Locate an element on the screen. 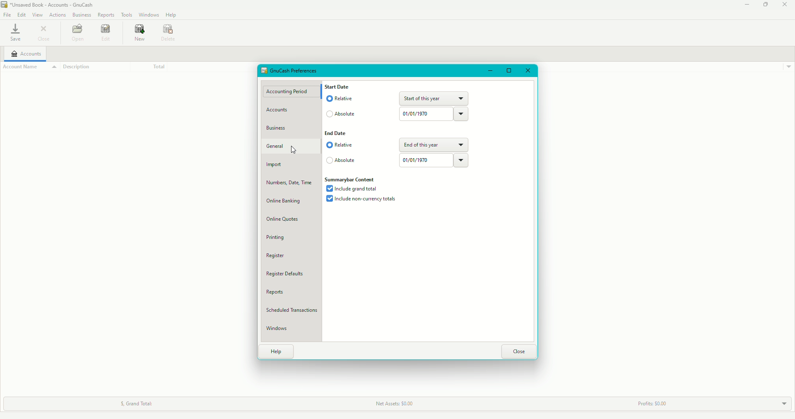  Online Quotes is located at coordinates (285, 220).